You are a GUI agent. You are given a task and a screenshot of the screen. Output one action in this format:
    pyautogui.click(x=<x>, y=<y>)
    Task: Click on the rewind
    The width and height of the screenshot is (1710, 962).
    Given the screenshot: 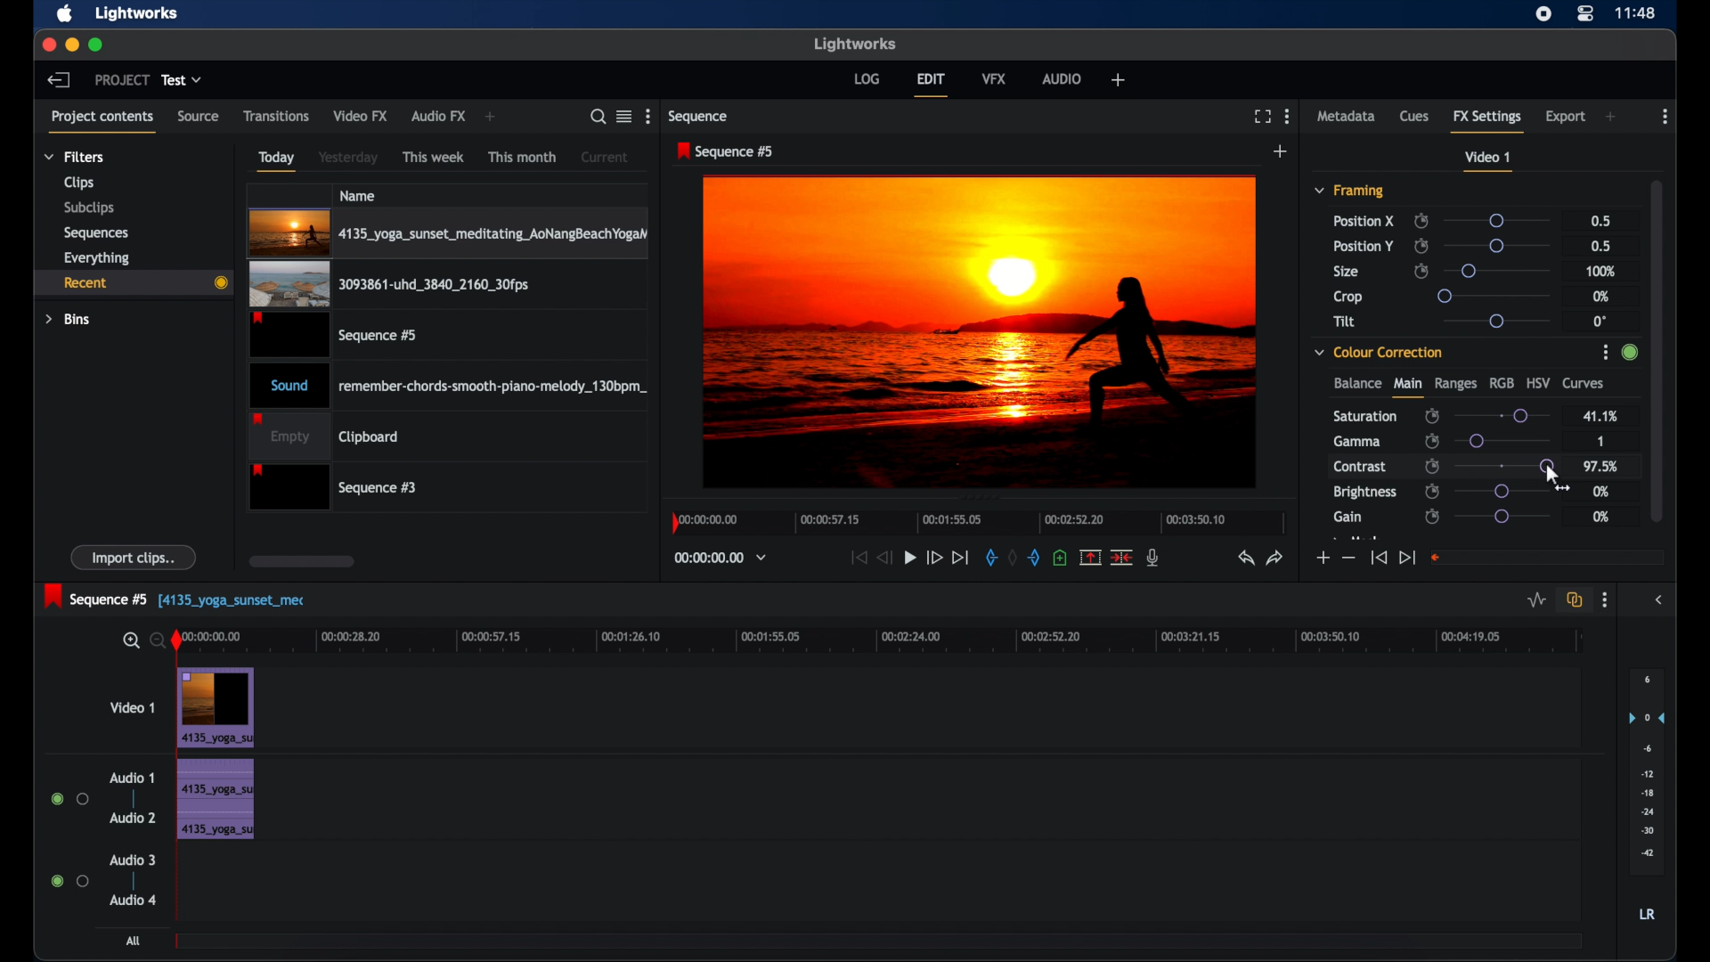 What is the action you would take?
    pyautogui.click(x=886, y=558)
    